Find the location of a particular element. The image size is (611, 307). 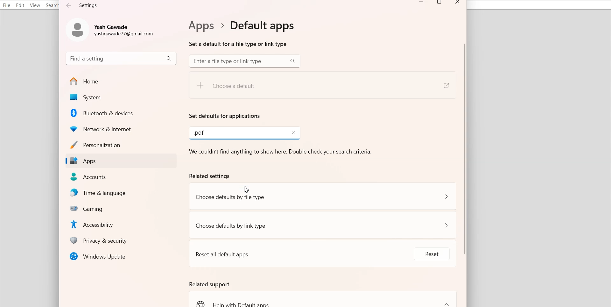

Minimize is located at coordinates (421, 3).